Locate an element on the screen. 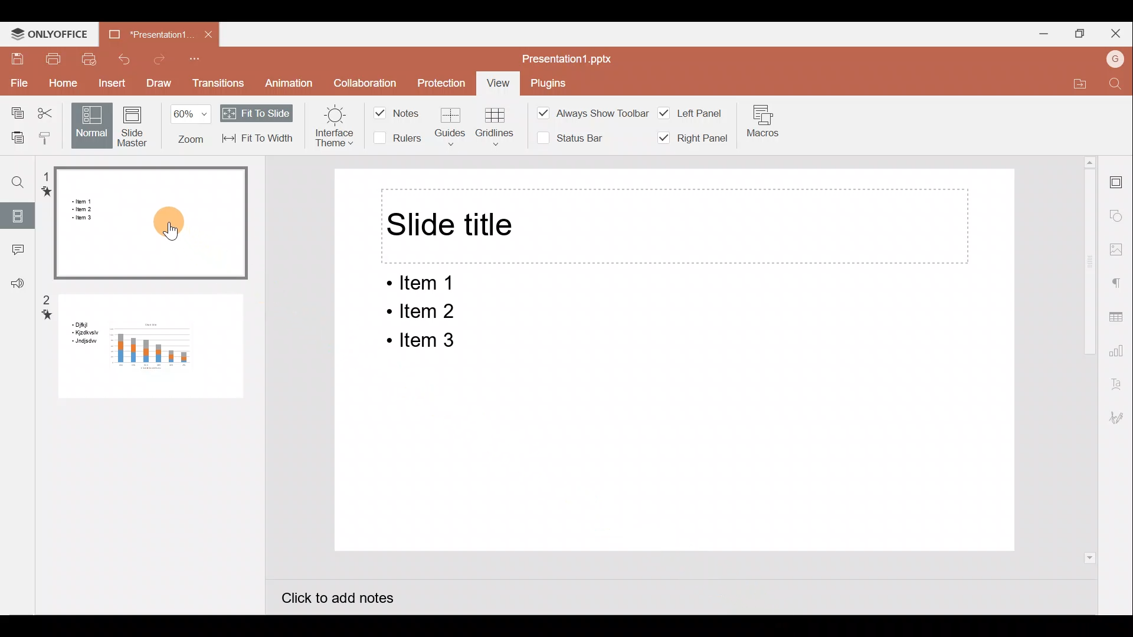 The width and height of the screenshot is (1133, 637). Image settings is located at coordinates (1119, 247).